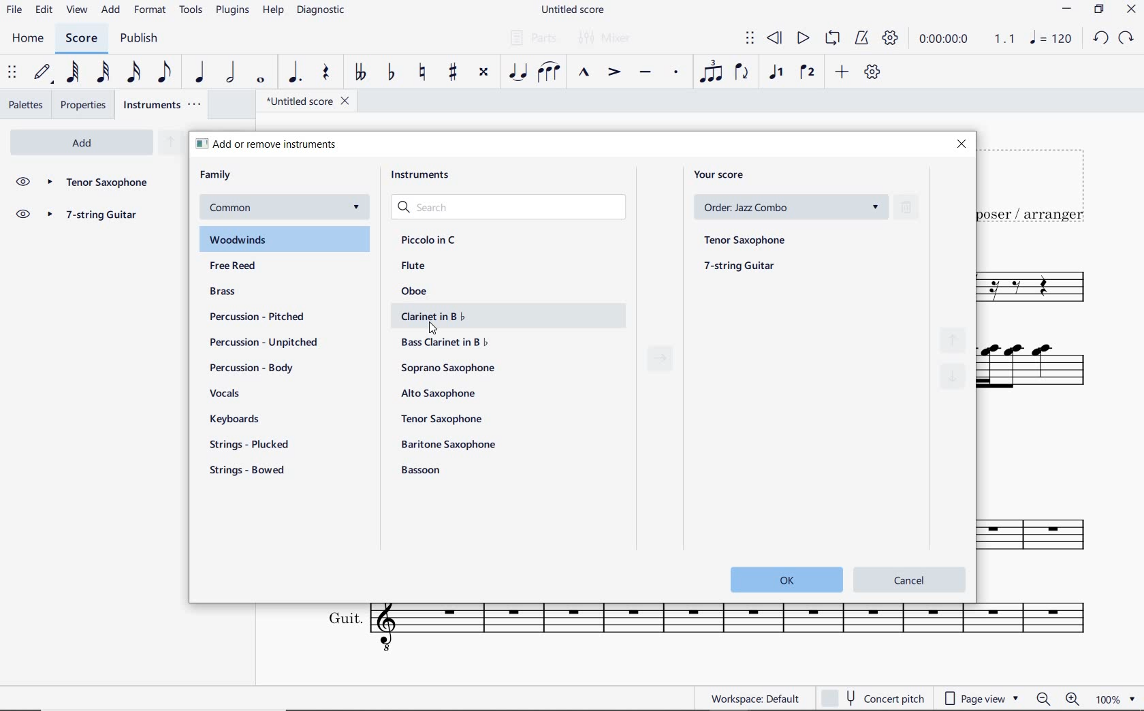 This screenshot has width=1144, height=711. What do you see at coordinates (1038, 185) in the screenshot?
I see `TITLE` at bounding box center [1038, 185].